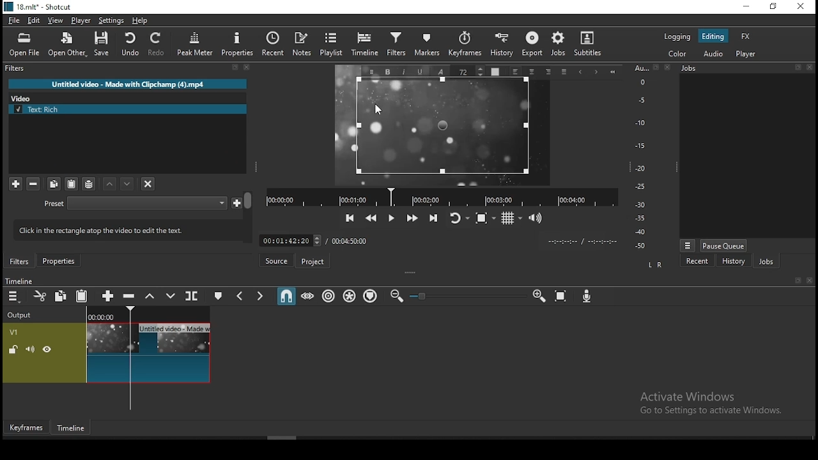 Image resolution: width=818 pixels, height=460 pixels. I want to click on Untitled video - Made with Clipchamp (4).mp4, so click(128, 84).